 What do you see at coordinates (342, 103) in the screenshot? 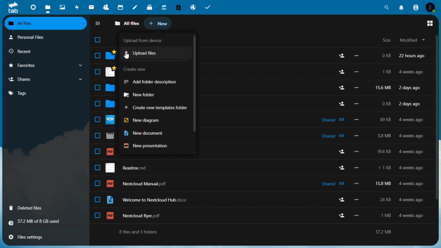
I see `add user` at bounding box center [342, 103].